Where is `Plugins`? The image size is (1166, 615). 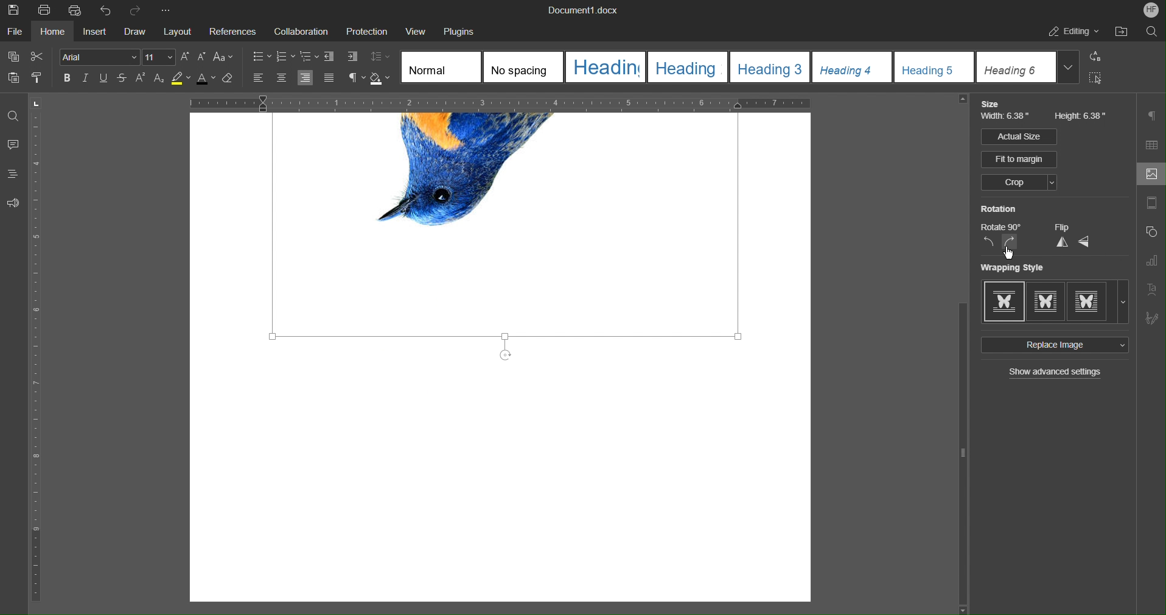 Plugins is located at coordinates (456, 29).